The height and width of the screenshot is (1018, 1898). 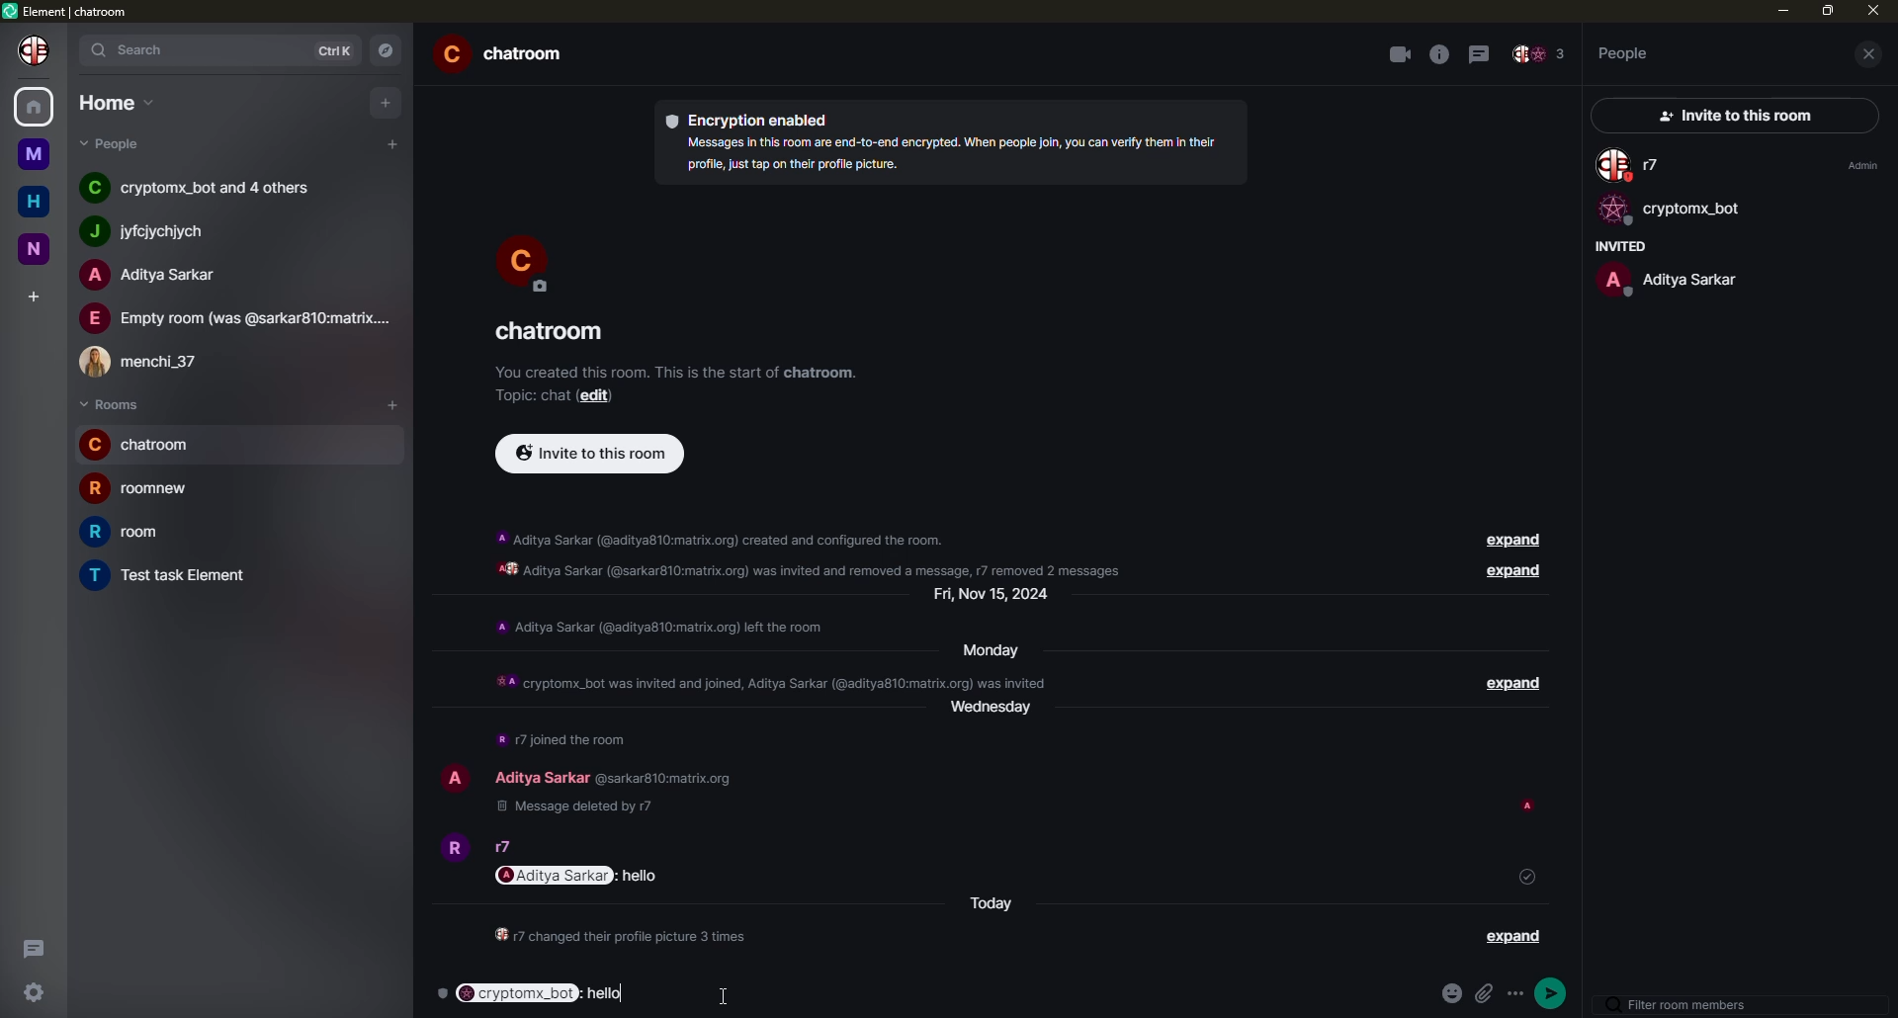 What do you see at coordinates (451, 845) in the screenshot?
I see `profile` at bounding box center [451, 845].